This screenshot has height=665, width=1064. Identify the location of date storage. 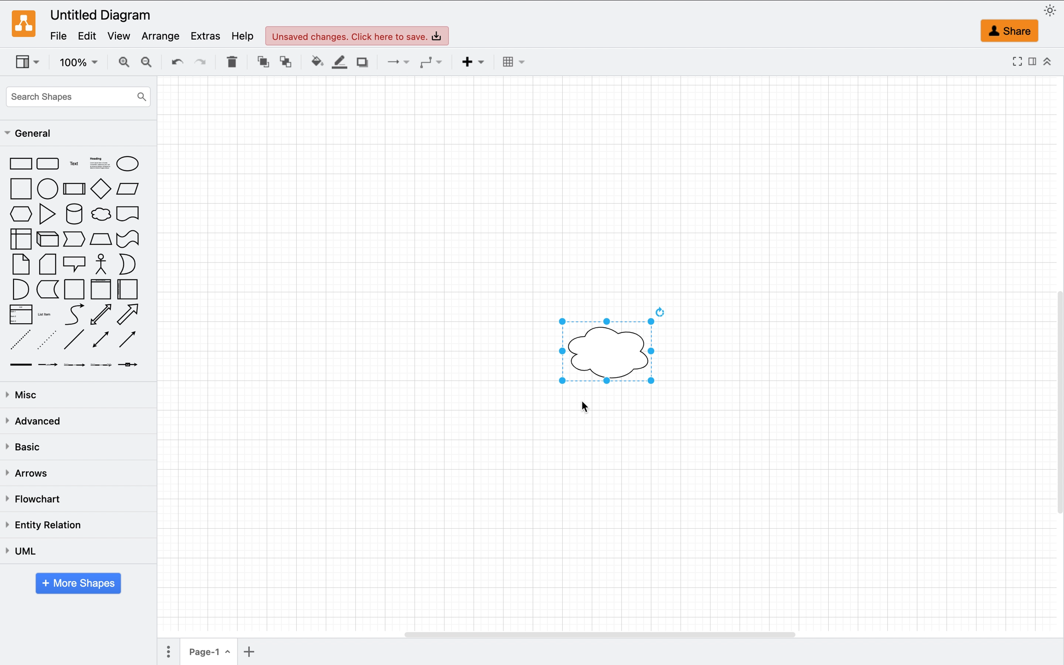
(48, 292).